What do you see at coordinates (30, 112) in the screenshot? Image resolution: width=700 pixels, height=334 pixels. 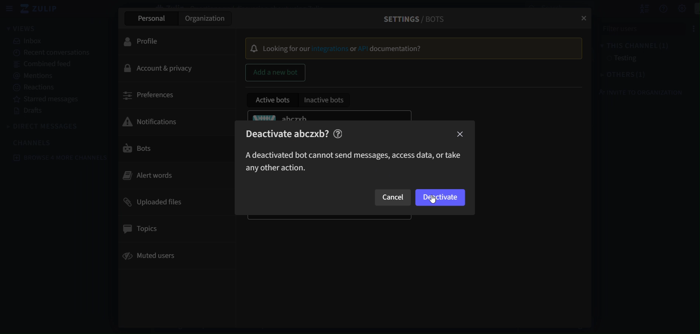 I see `drafts` at bounding box center [30, 112].